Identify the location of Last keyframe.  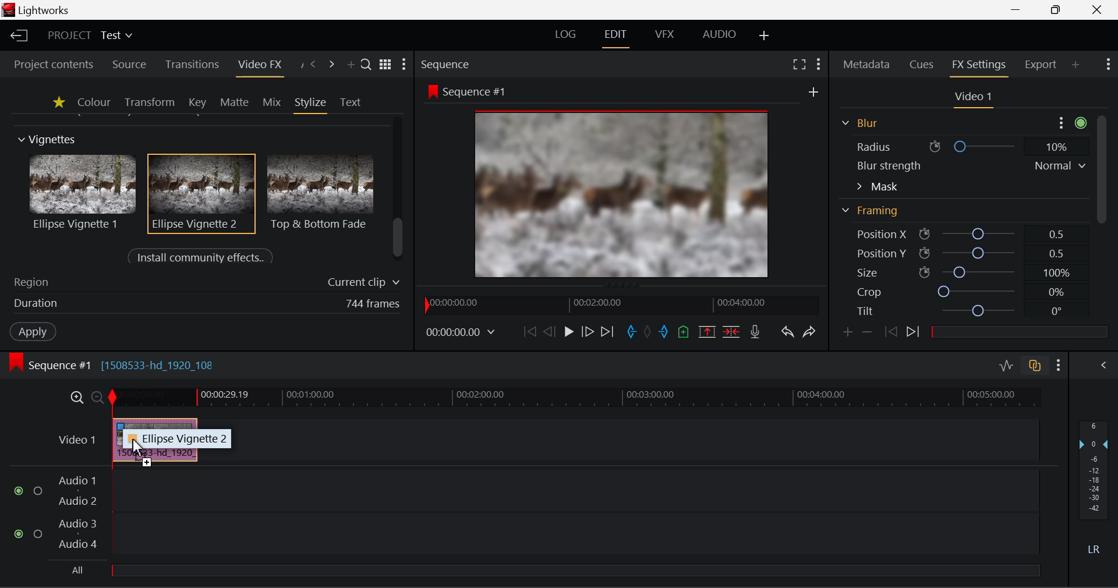
(891, 334).